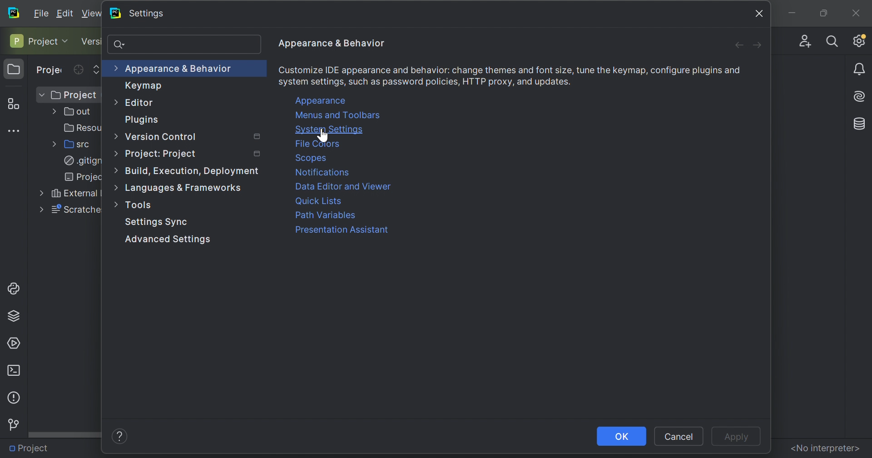  What do you see at coordinates (803, 39) in the screenshot?
I see `Code with me` at bounding box center [803, 39].